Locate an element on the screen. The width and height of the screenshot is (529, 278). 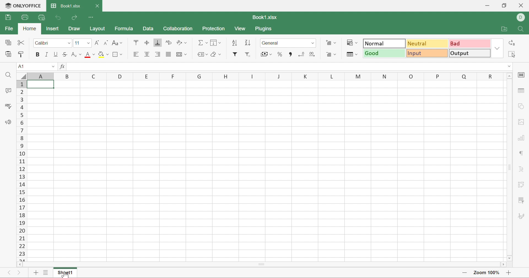
Copy style is located at coordinates (21, 54).